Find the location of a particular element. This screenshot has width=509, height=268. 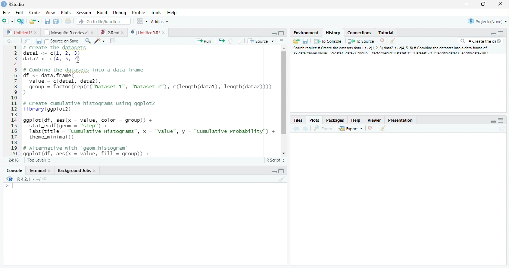

Clear console is located at coordinates (384, 129).